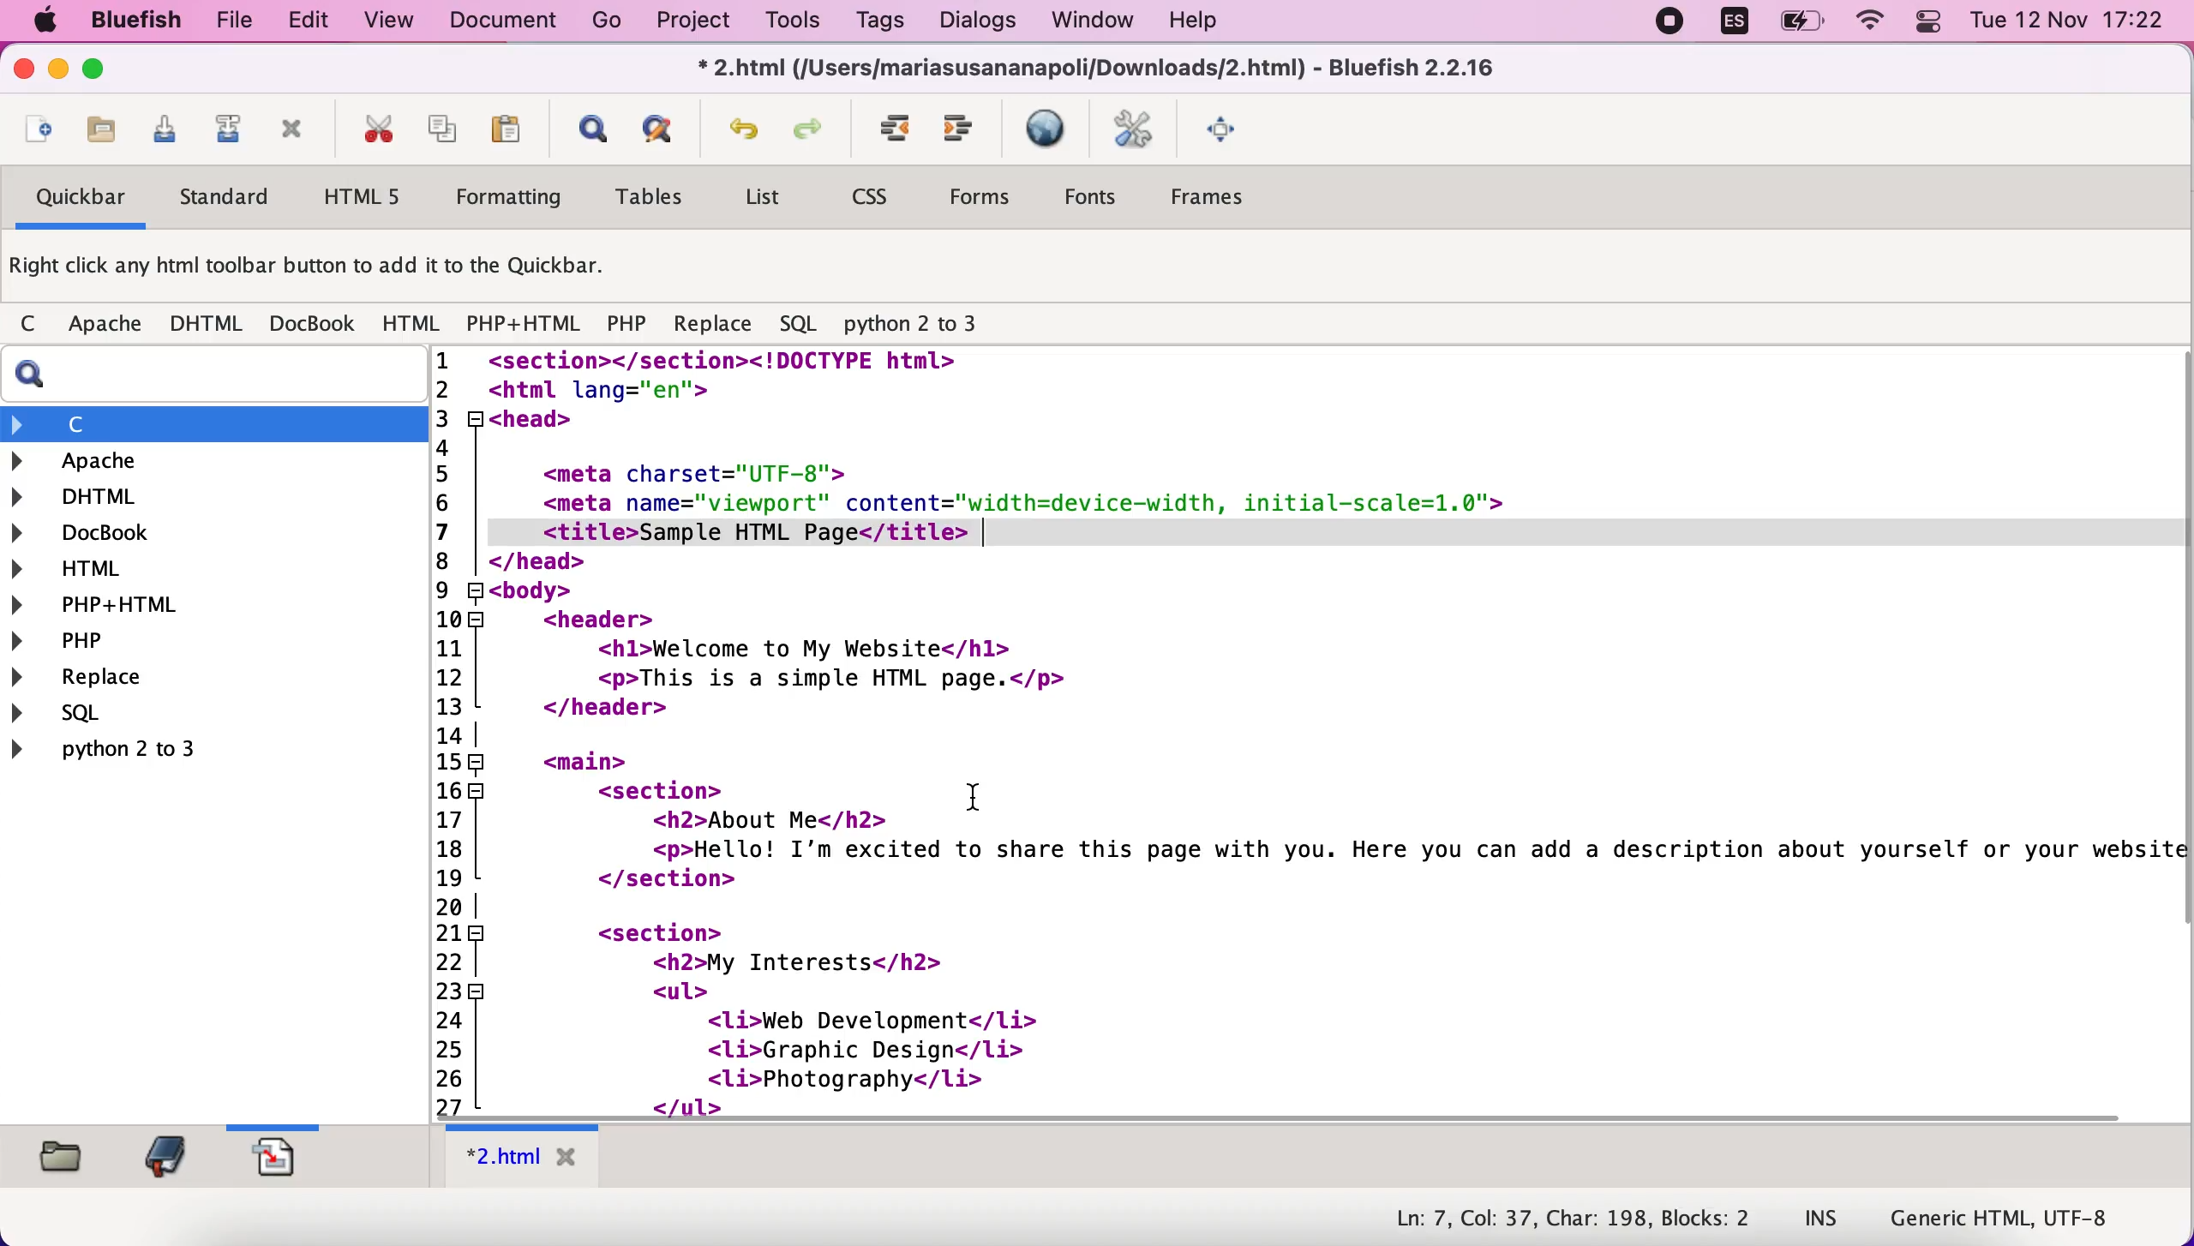 Image resolution: width=2194 pixels, height=1246 pixels. What do you see at coordinates (797, 24) in the screenshot?
I see `tools` at bounding box center [797, 24].